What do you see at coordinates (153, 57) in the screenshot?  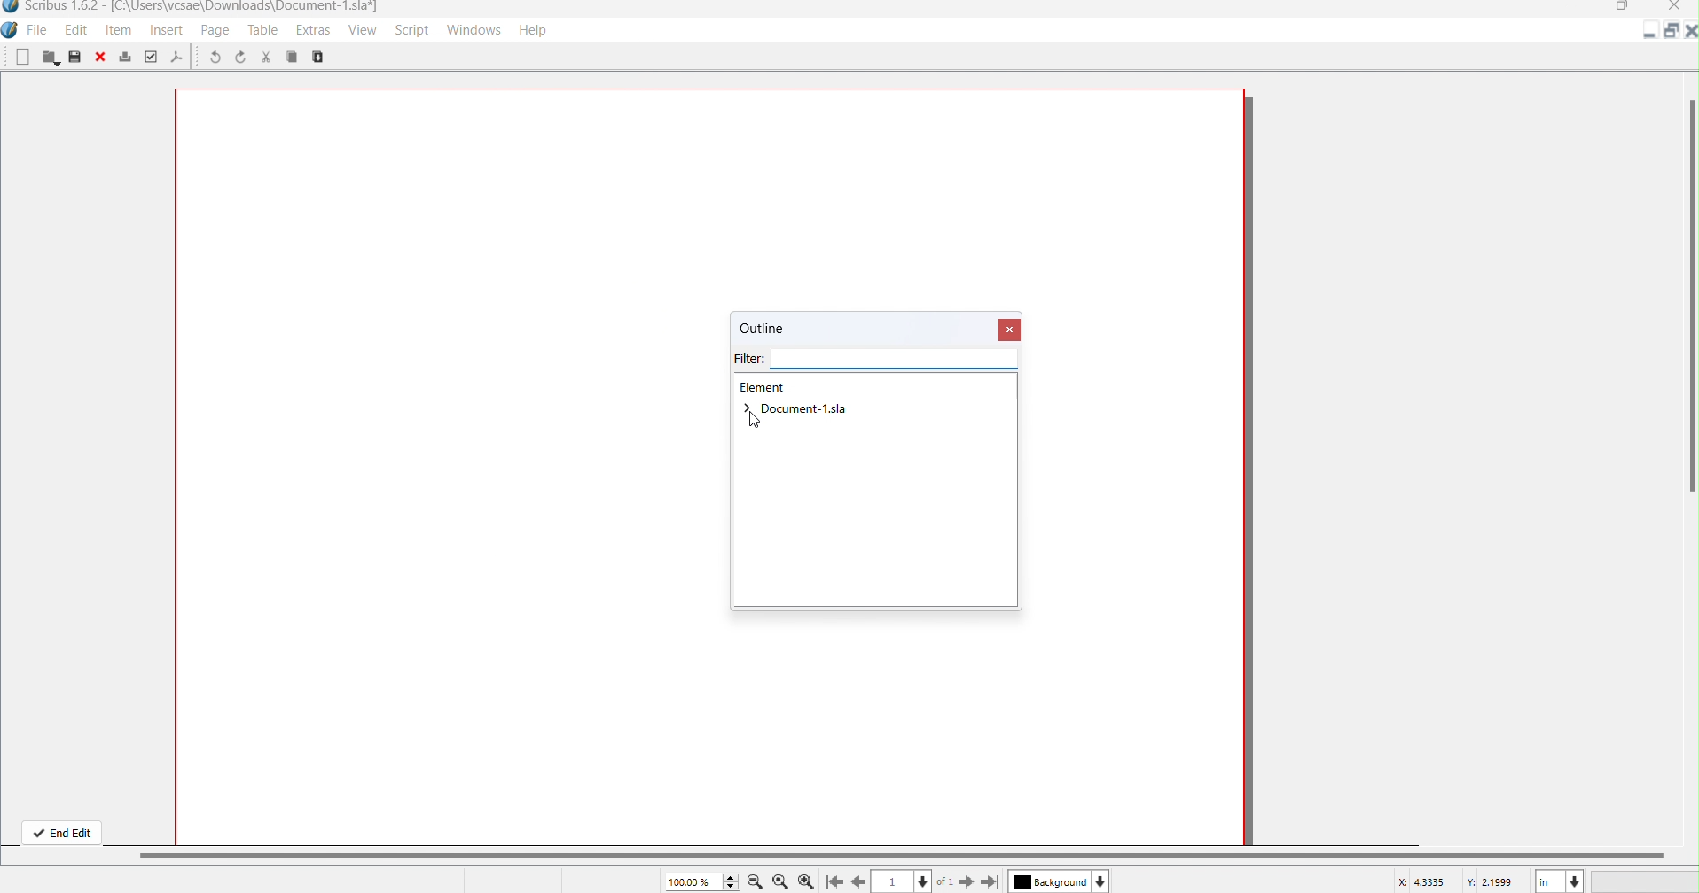 I see `` at bounding box center [153, 57].